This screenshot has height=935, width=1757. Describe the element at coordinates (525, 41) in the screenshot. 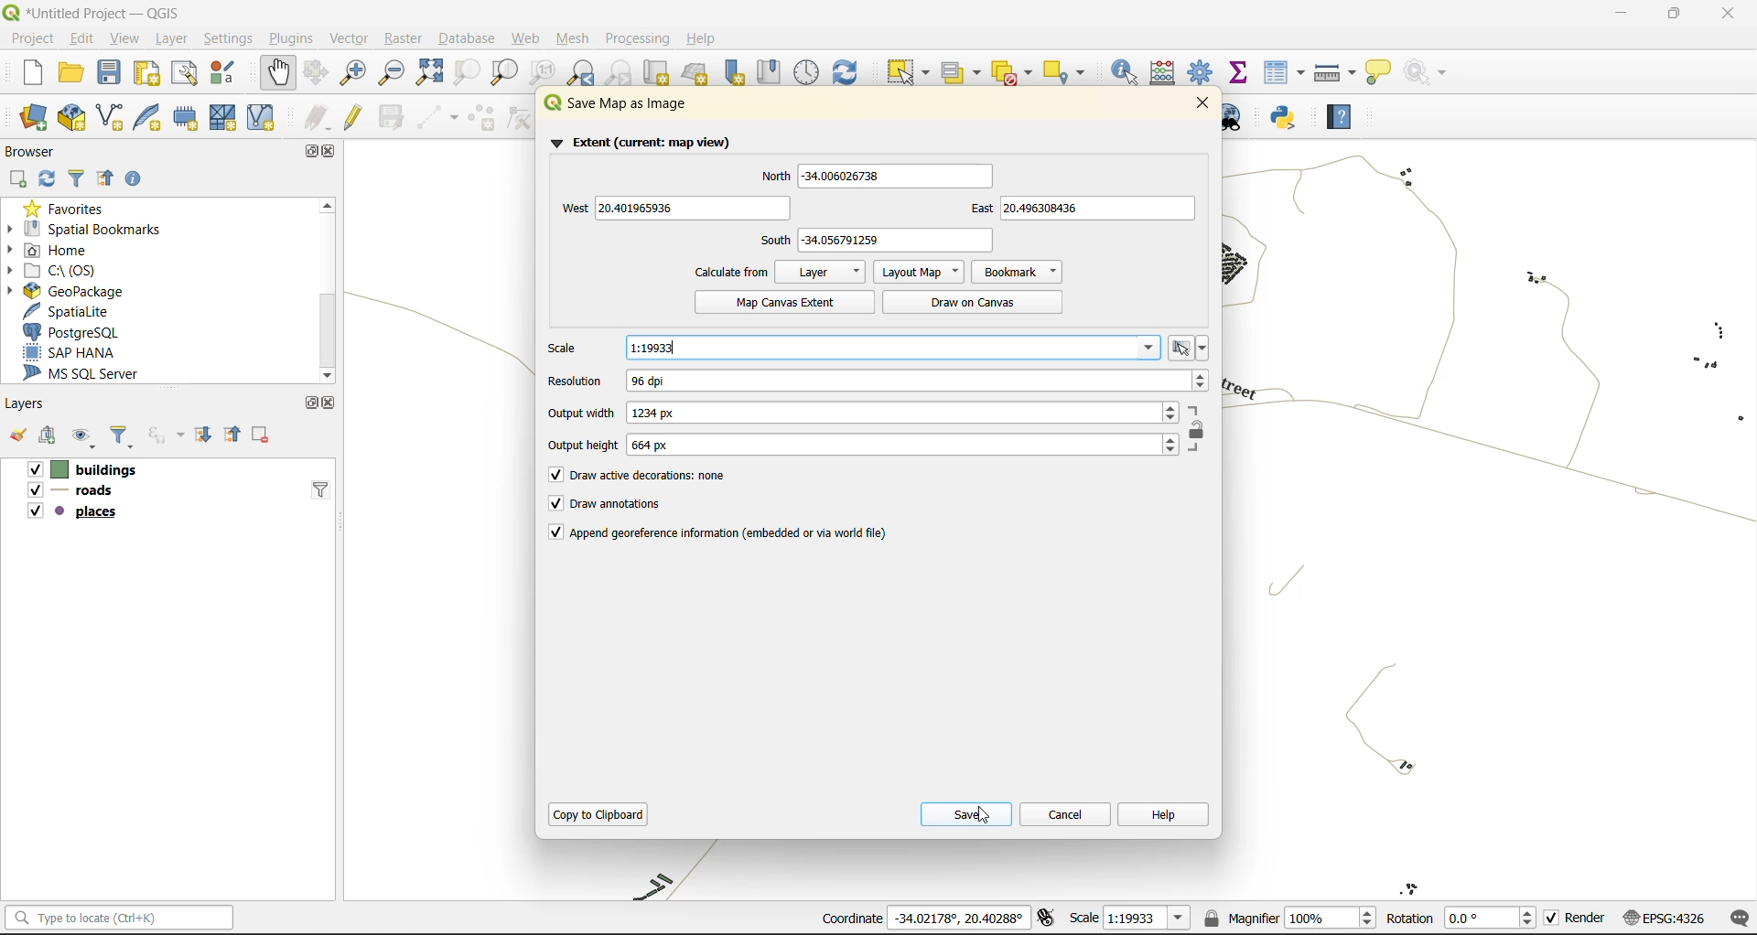

I see `web` at that location.